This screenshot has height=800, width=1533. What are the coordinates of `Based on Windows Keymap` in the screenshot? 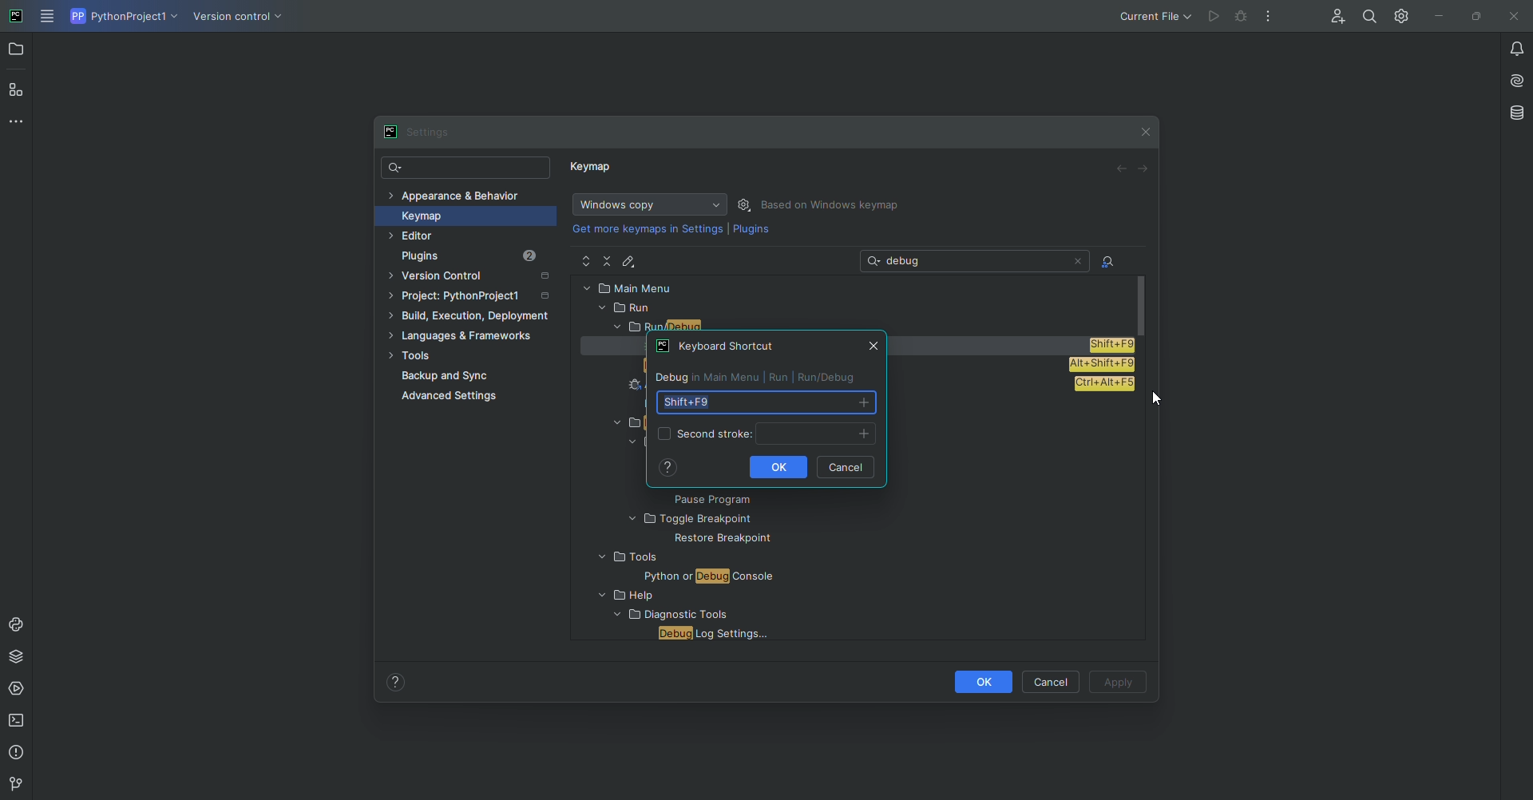 It's located at (834, 205).